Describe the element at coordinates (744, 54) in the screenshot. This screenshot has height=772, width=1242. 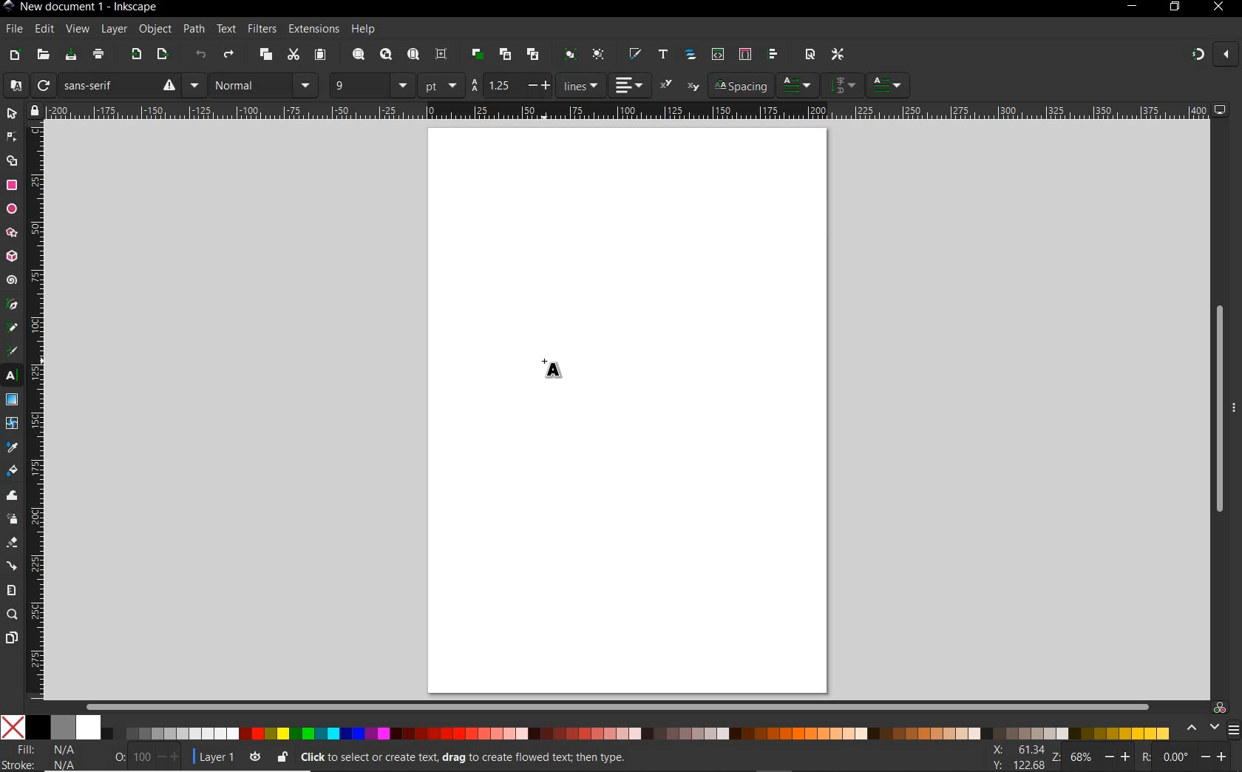
I see `open selectors` at that location.